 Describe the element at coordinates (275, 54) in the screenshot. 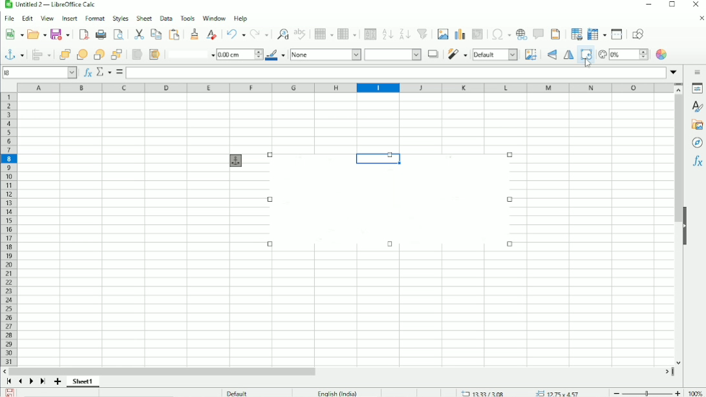

I see `Line color` at that location.